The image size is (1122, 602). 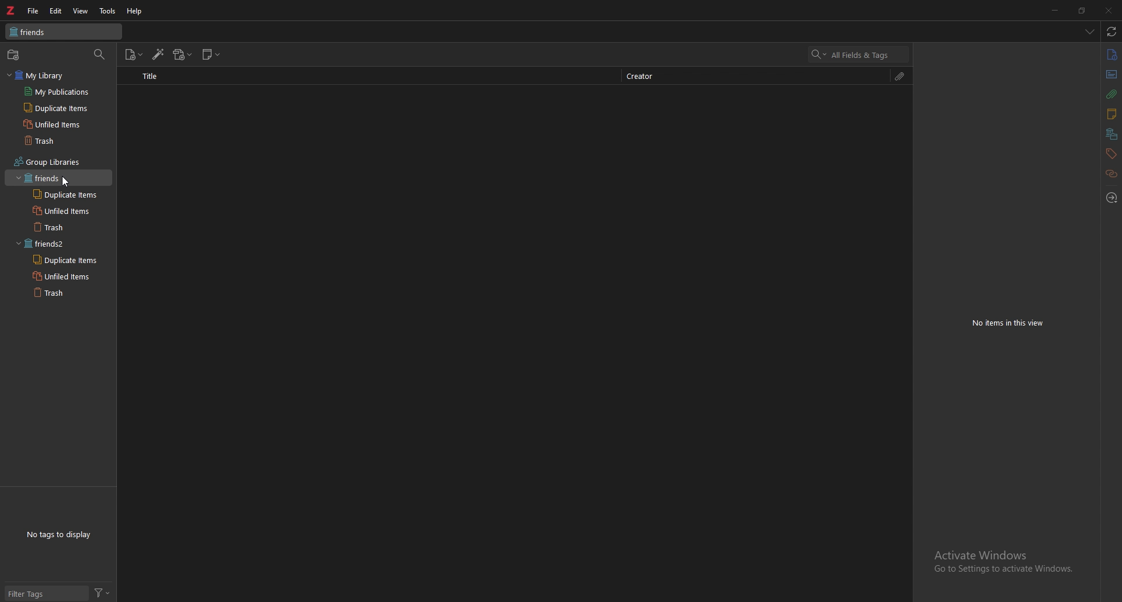 I want to click on duplicate items, so click(x=65, y=195).